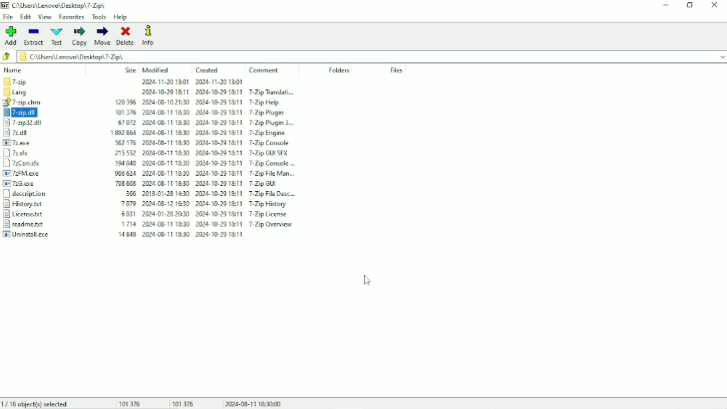 The image size is (727, 409). I want to click on Files, so click(397, 70).